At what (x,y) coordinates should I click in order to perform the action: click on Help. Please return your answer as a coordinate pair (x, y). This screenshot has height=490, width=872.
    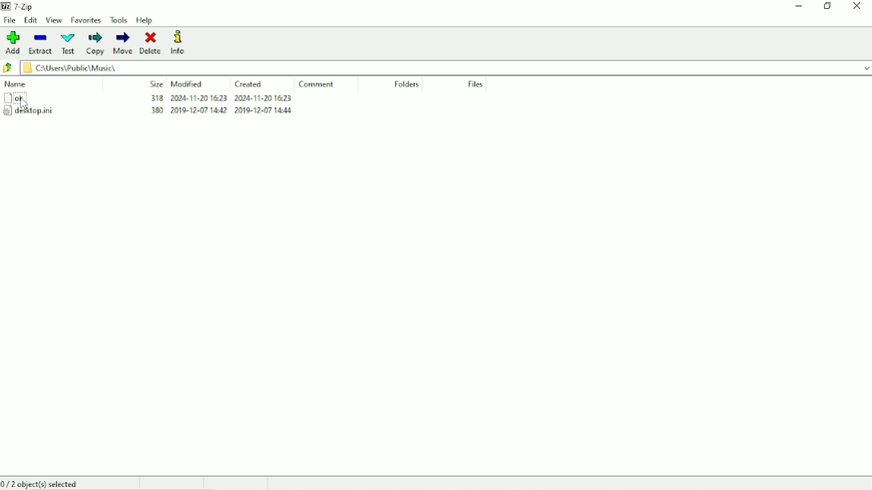
    Looking at the image, I should click on (145, 20).